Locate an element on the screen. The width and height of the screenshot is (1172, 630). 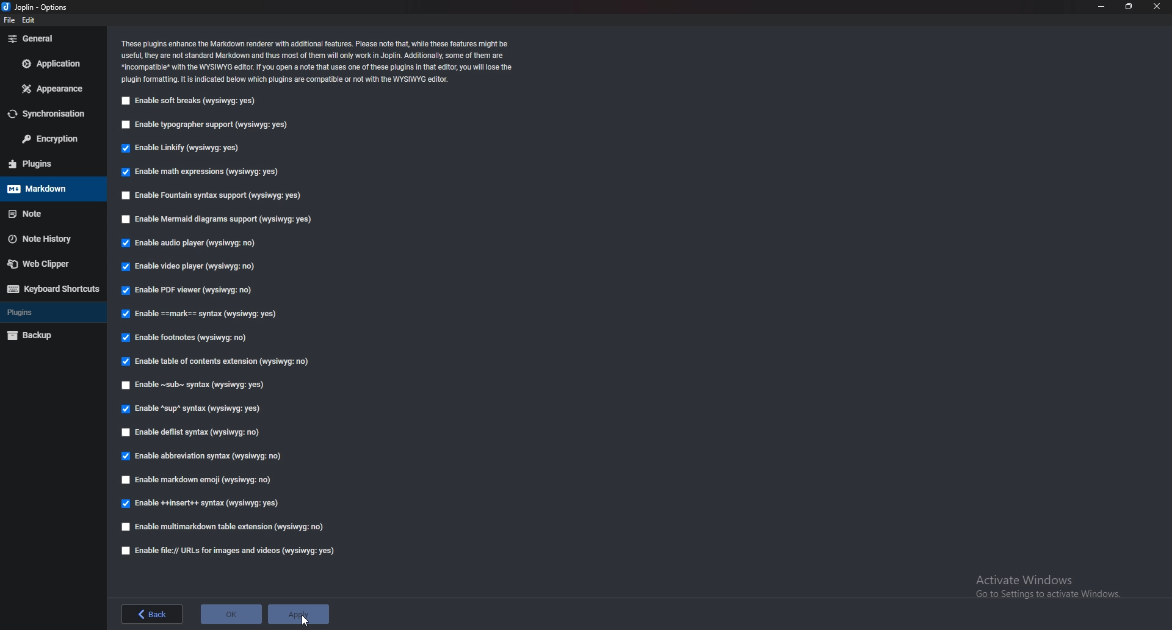
Enable math expressions is located at coordinates (203, 172).